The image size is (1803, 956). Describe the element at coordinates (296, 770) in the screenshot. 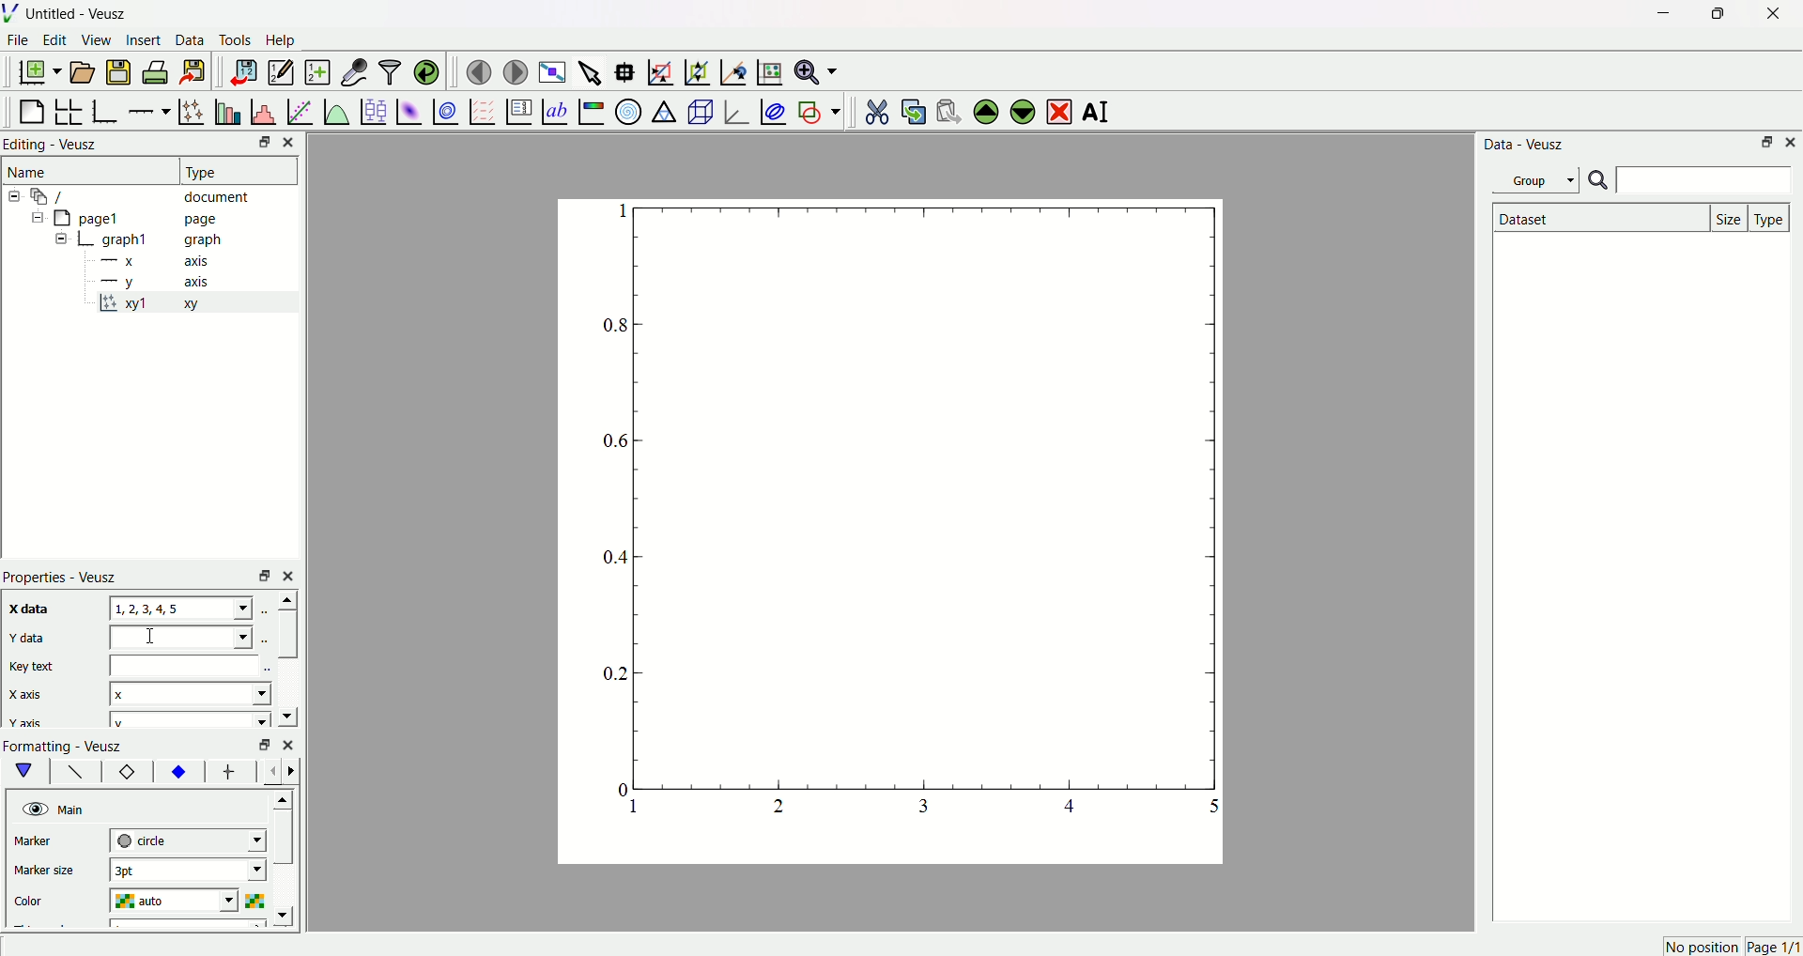

I see `move right` at that location.